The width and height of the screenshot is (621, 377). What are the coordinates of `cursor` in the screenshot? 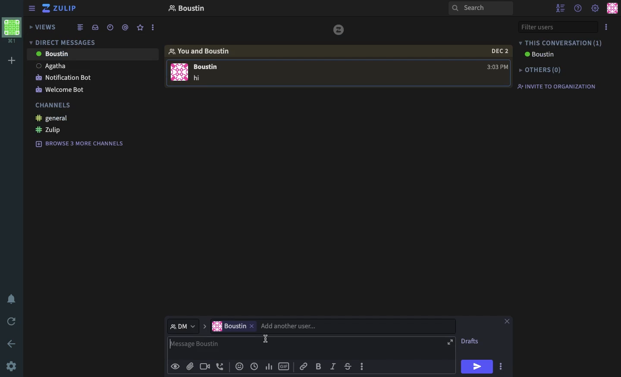 It's located at (267, 339).